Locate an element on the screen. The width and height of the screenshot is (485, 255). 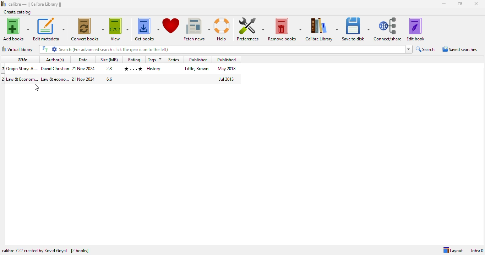
search is located at coordinates (426, 49).